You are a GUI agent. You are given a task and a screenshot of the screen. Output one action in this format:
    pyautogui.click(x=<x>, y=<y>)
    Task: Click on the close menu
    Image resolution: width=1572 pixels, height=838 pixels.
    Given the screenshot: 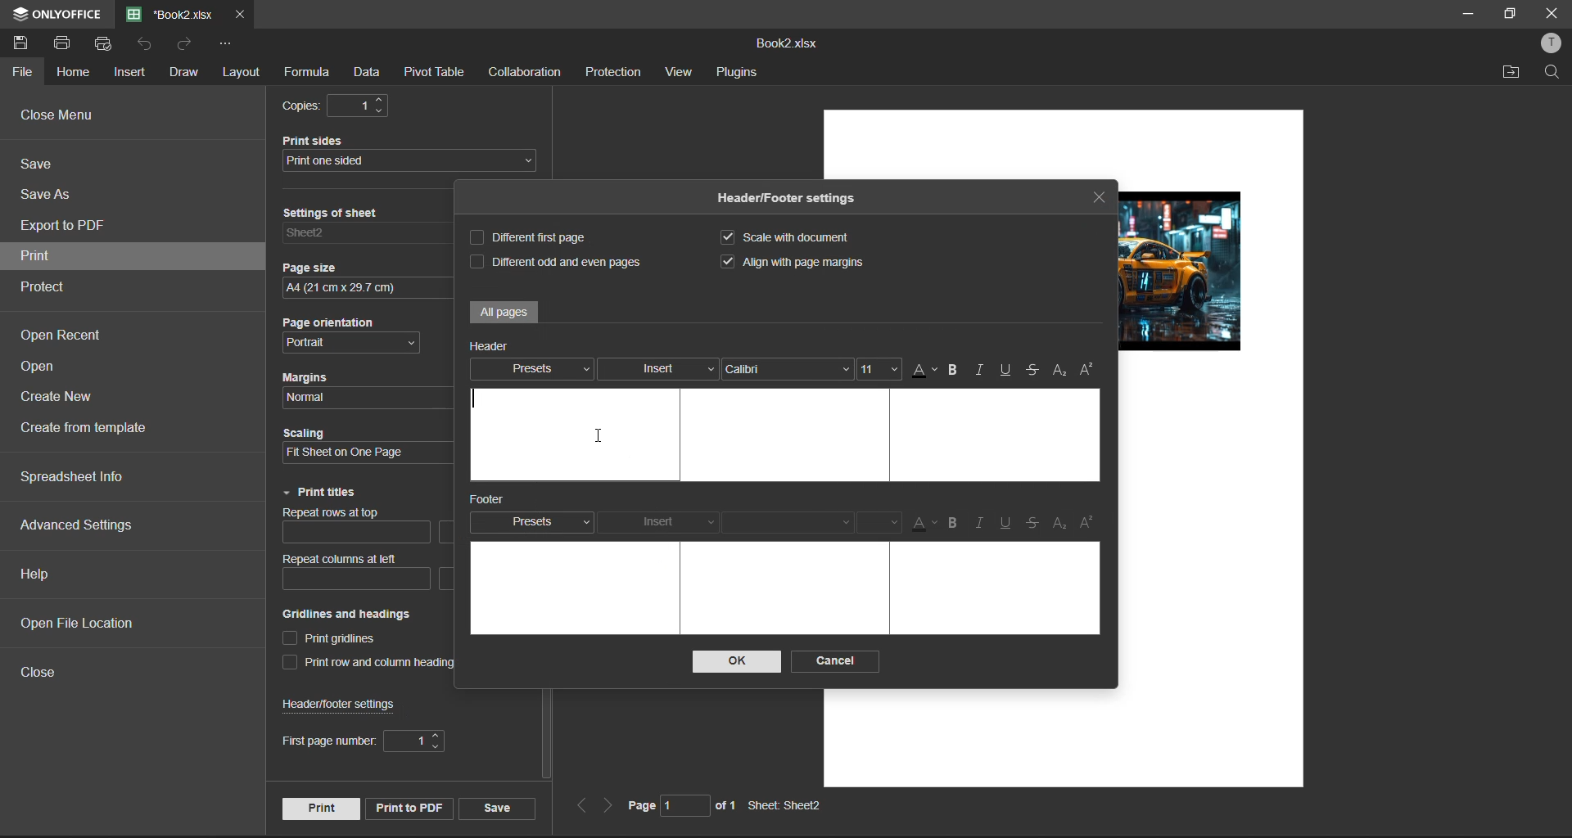 What is the action you would take?
    pyautogui.click(x=59, y=115)
    